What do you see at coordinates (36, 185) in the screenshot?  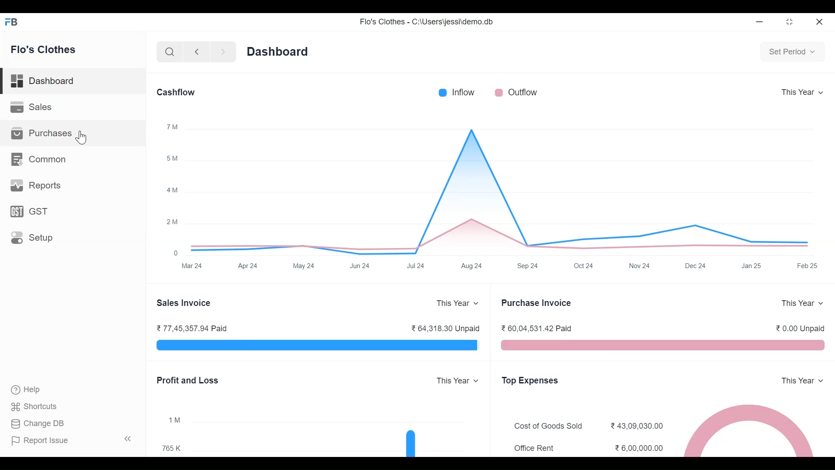 I see `Reports` at bounding box center [36, 185].